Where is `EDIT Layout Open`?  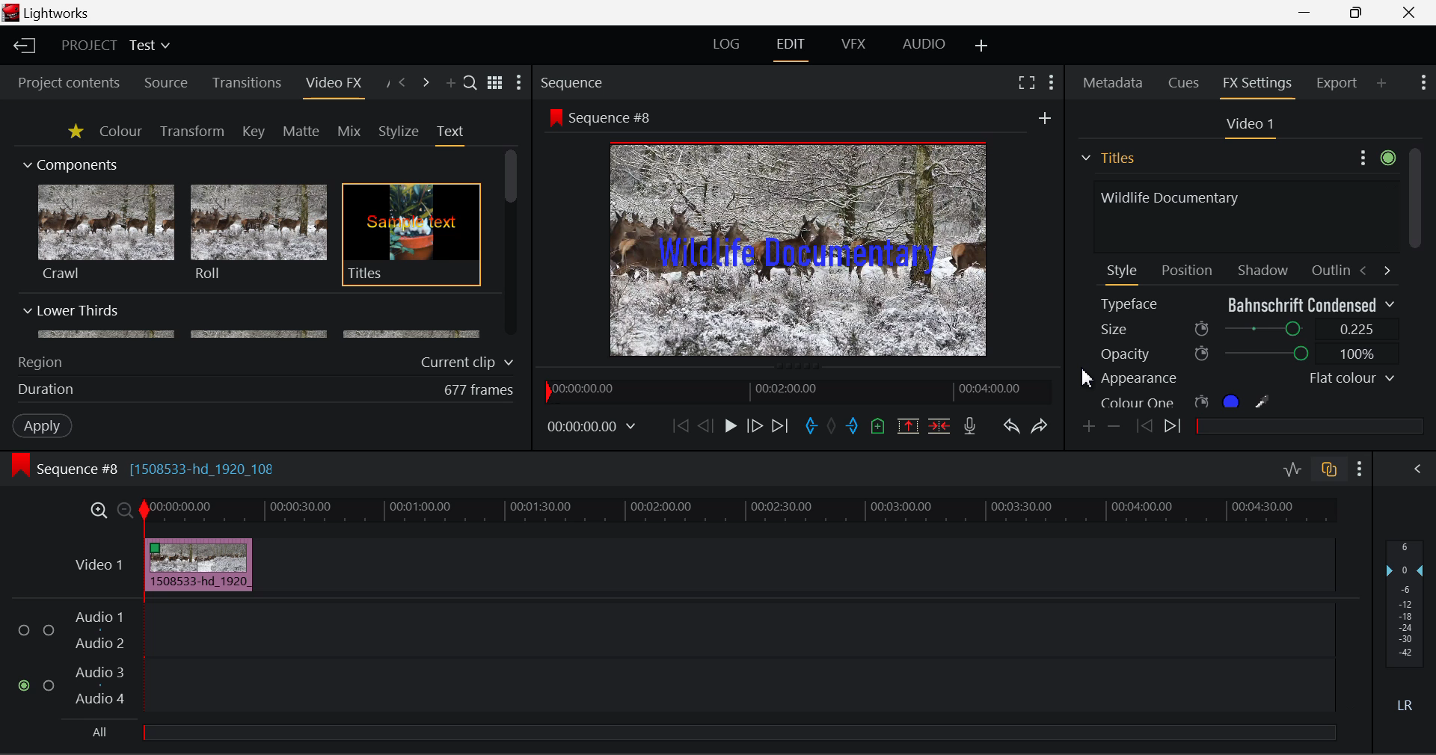
EDIT Layout Open is located at coordinates (794, 49).